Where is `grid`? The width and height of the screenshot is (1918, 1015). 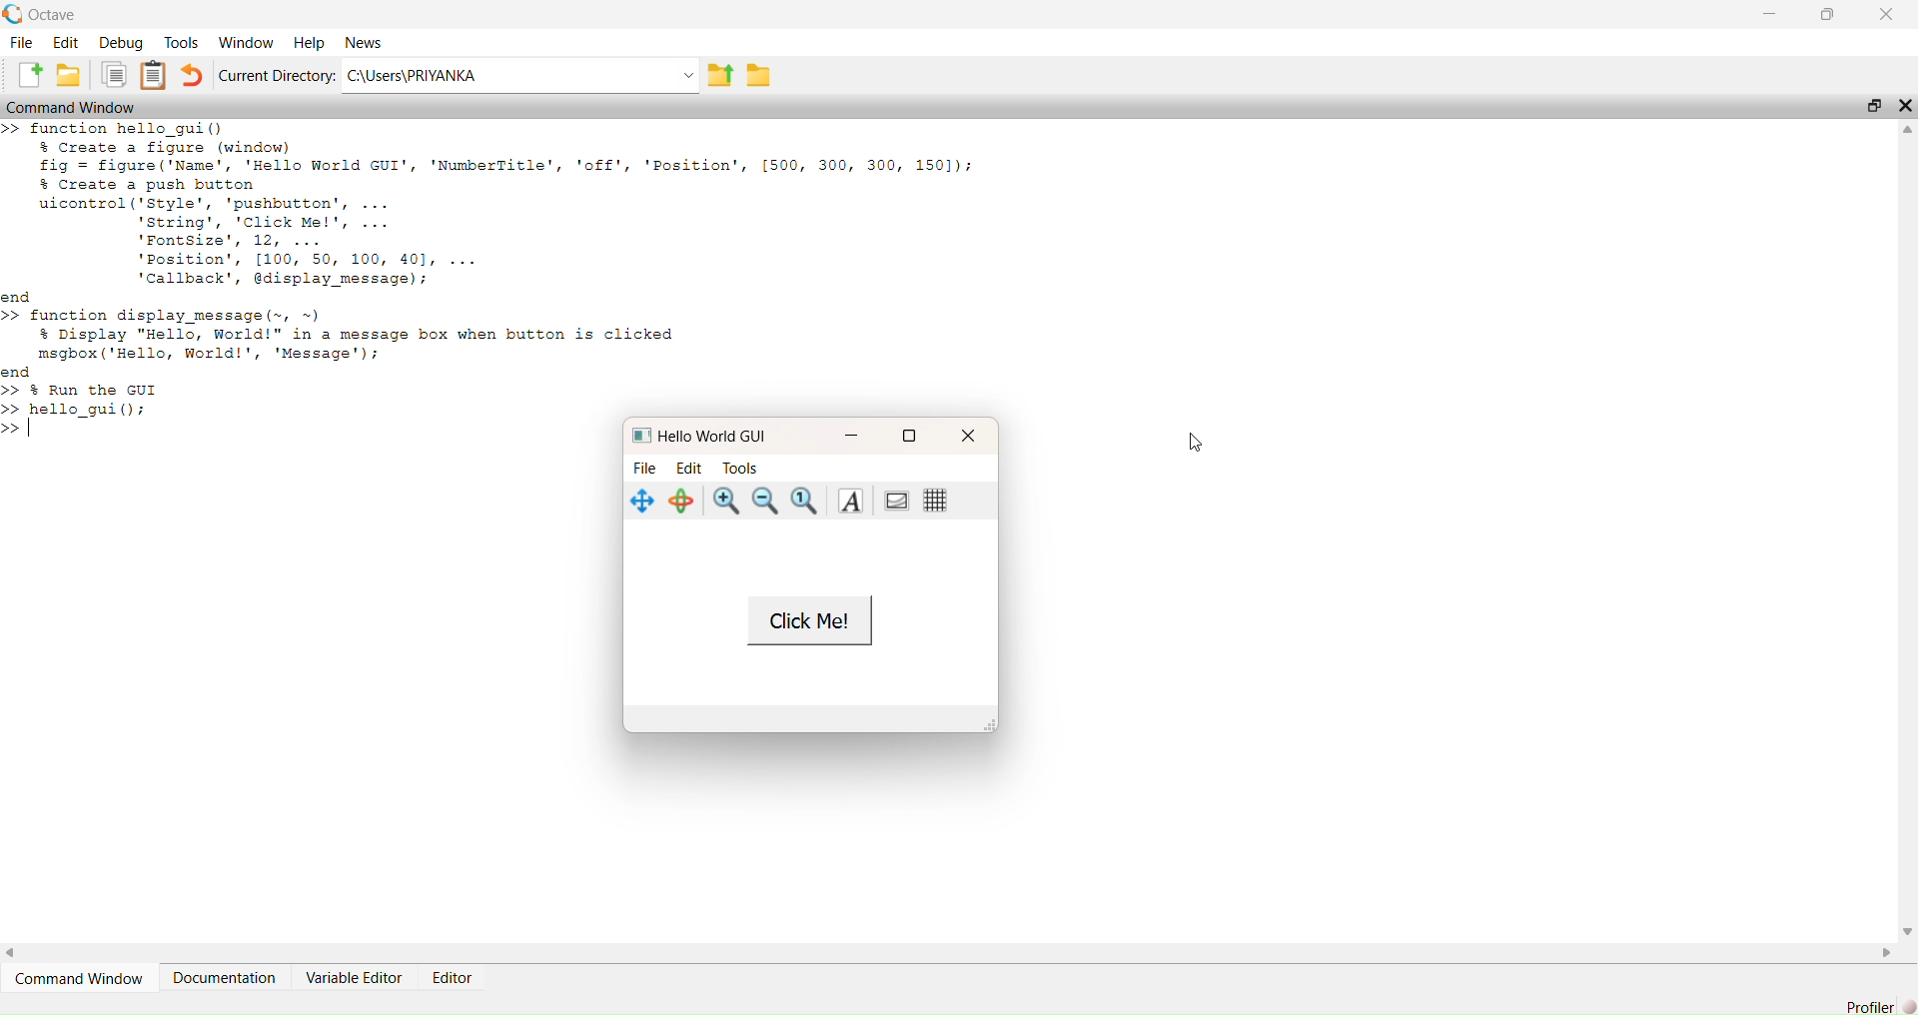 grid is located at coordinates (934, 503).